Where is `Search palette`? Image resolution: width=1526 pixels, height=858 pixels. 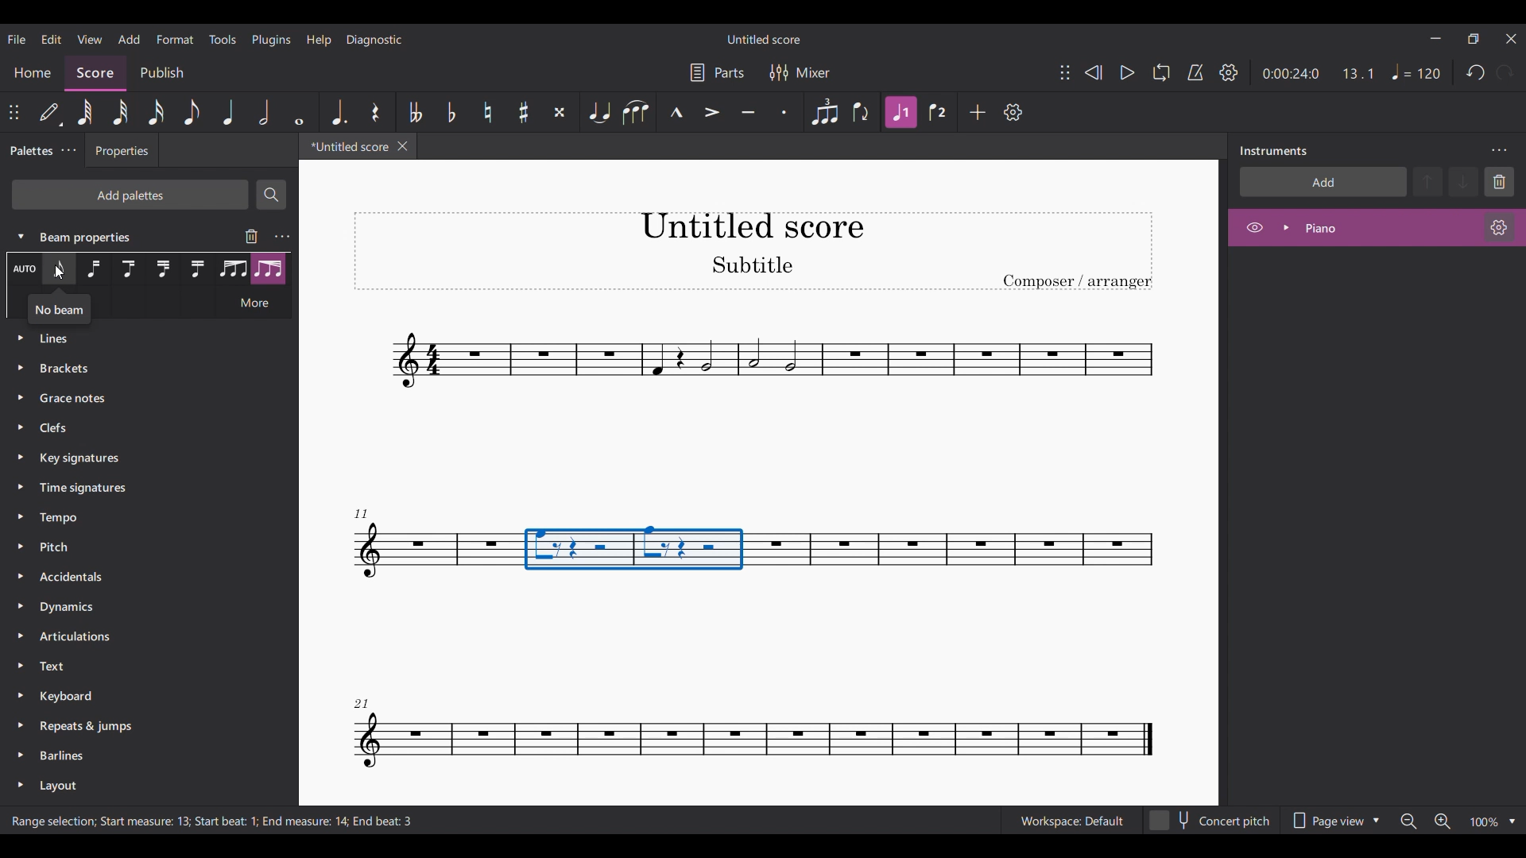 Search palette is located at coordinates (271, 194).